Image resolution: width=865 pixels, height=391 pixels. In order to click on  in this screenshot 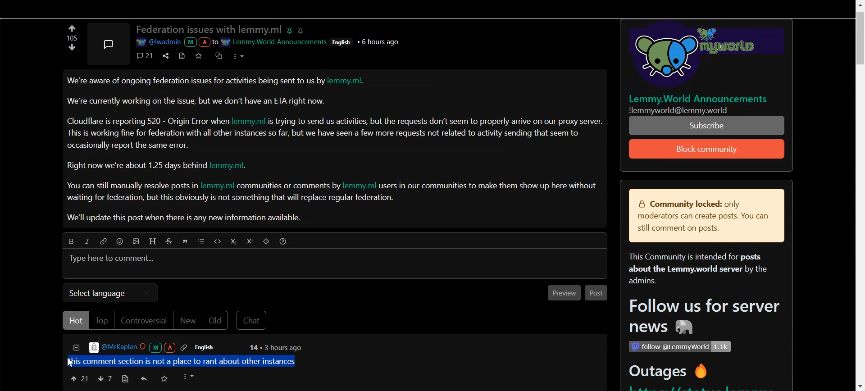, I will do `click(701, 56)`.